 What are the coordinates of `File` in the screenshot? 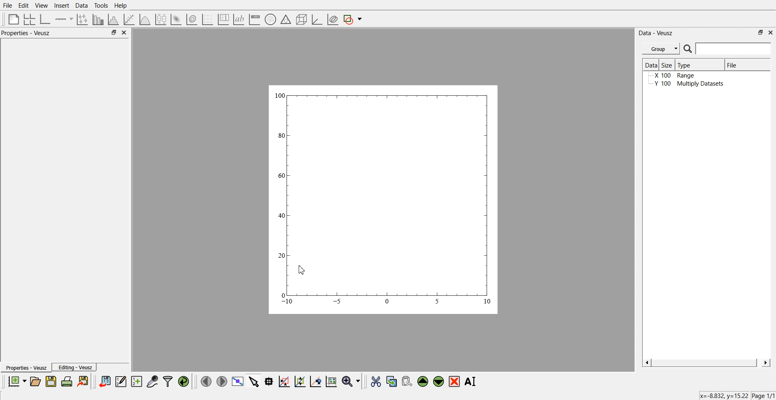 It's located at (740, 66).